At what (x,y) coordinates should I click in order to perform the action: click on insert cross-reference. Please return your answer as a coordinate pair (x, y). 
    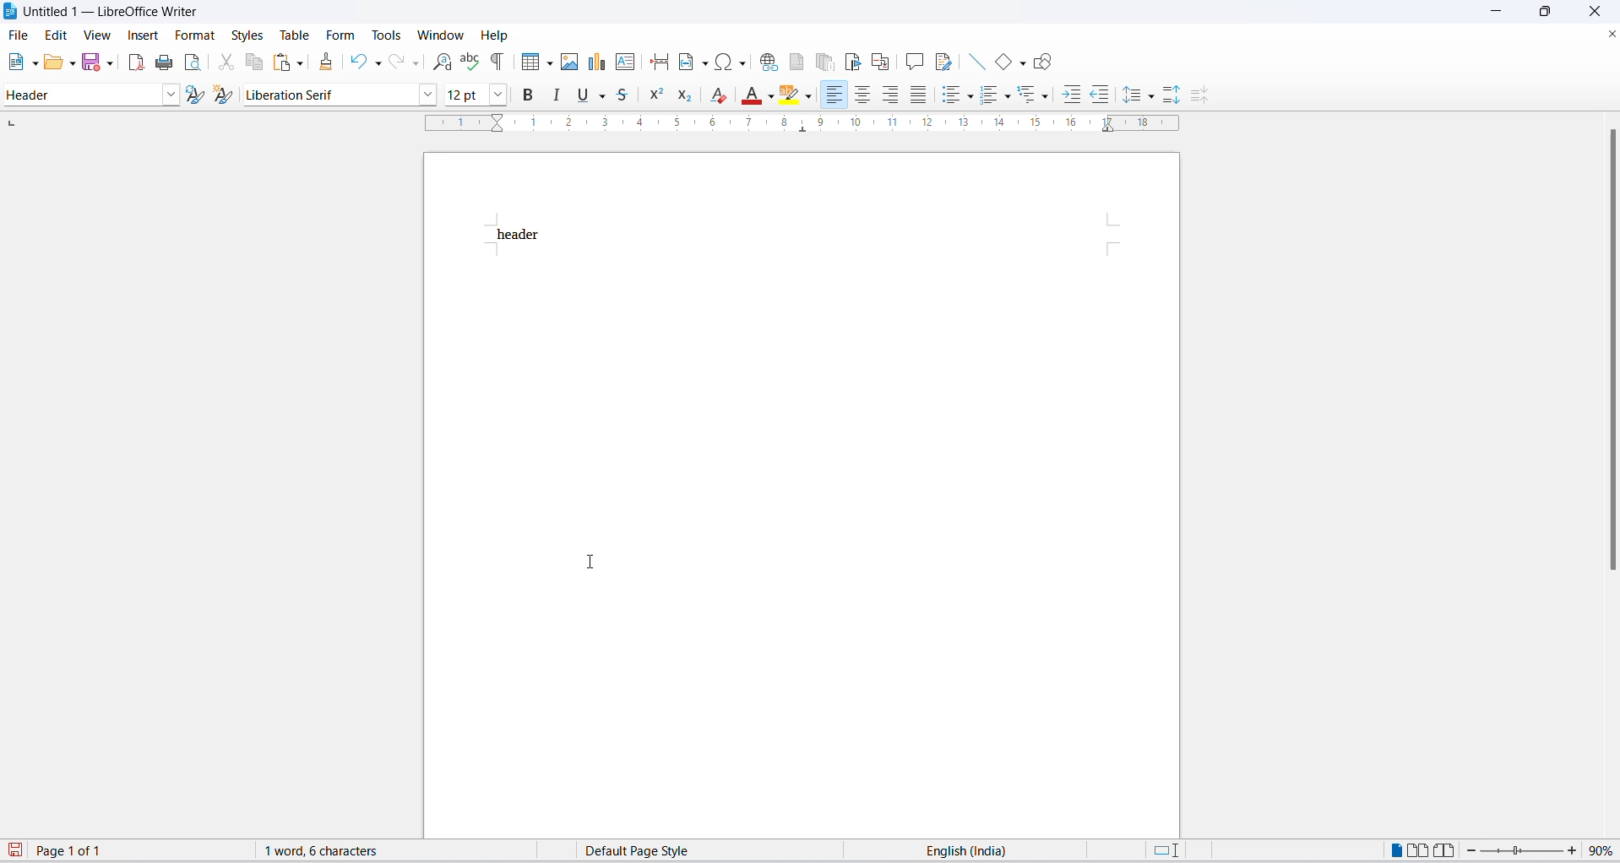
    Looking at the image, I should click on (882, 58).